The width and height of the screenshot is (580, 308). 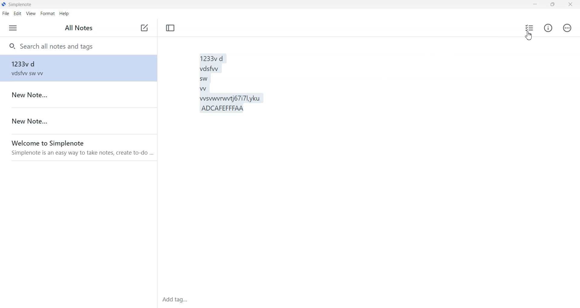 I want to click on Note file - 1233v d, so click(x=79, y=68).